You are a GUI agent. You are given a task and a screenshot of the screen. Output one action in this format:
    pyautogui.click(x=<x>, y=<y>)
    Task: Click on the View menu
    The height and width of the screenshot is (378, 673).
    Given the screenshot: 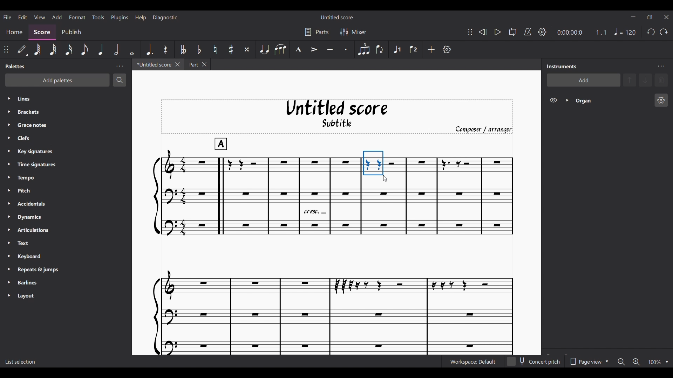 What is the action you would take?
    pyautogui.click(x=40, y=17)
    